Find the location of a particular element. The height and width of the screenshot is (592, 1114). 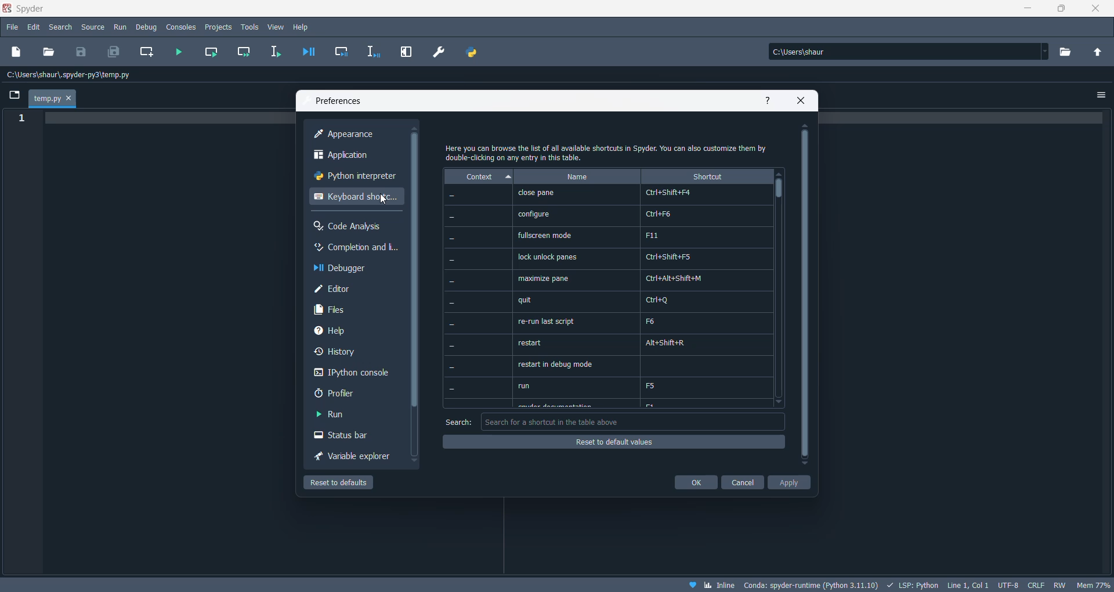

scrollbar is located at coordinates (780, 193).